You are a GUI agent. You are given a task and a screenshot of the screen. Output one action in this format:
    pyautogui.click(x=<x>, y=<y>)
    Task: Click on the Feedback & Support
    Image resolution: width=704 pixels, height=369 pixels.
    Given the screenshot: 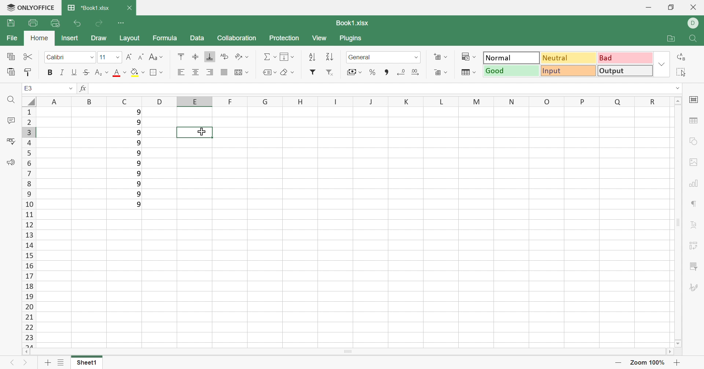 What is the action you would take?
    pyautogui.click(x=11, y=163)
    